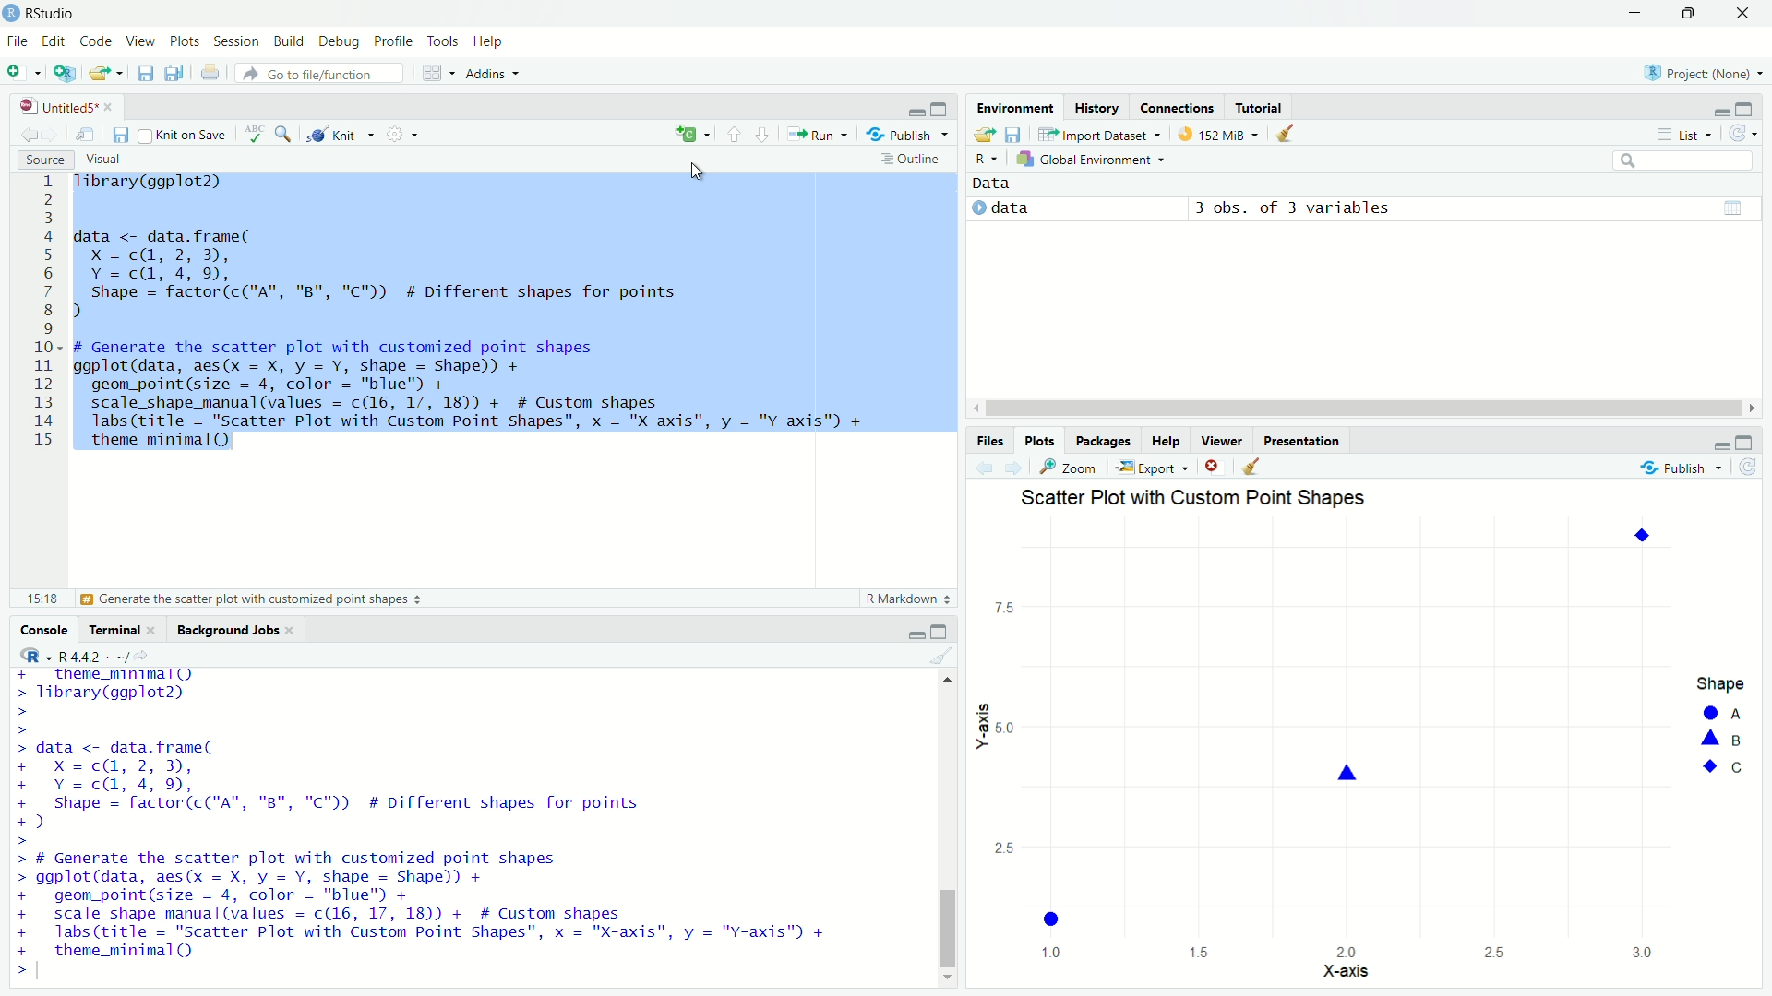 This screenshot has height=996, width=1772. Describe the element at coordinates (984, 466) in the screenshot. I see `Previous plot` at that location.